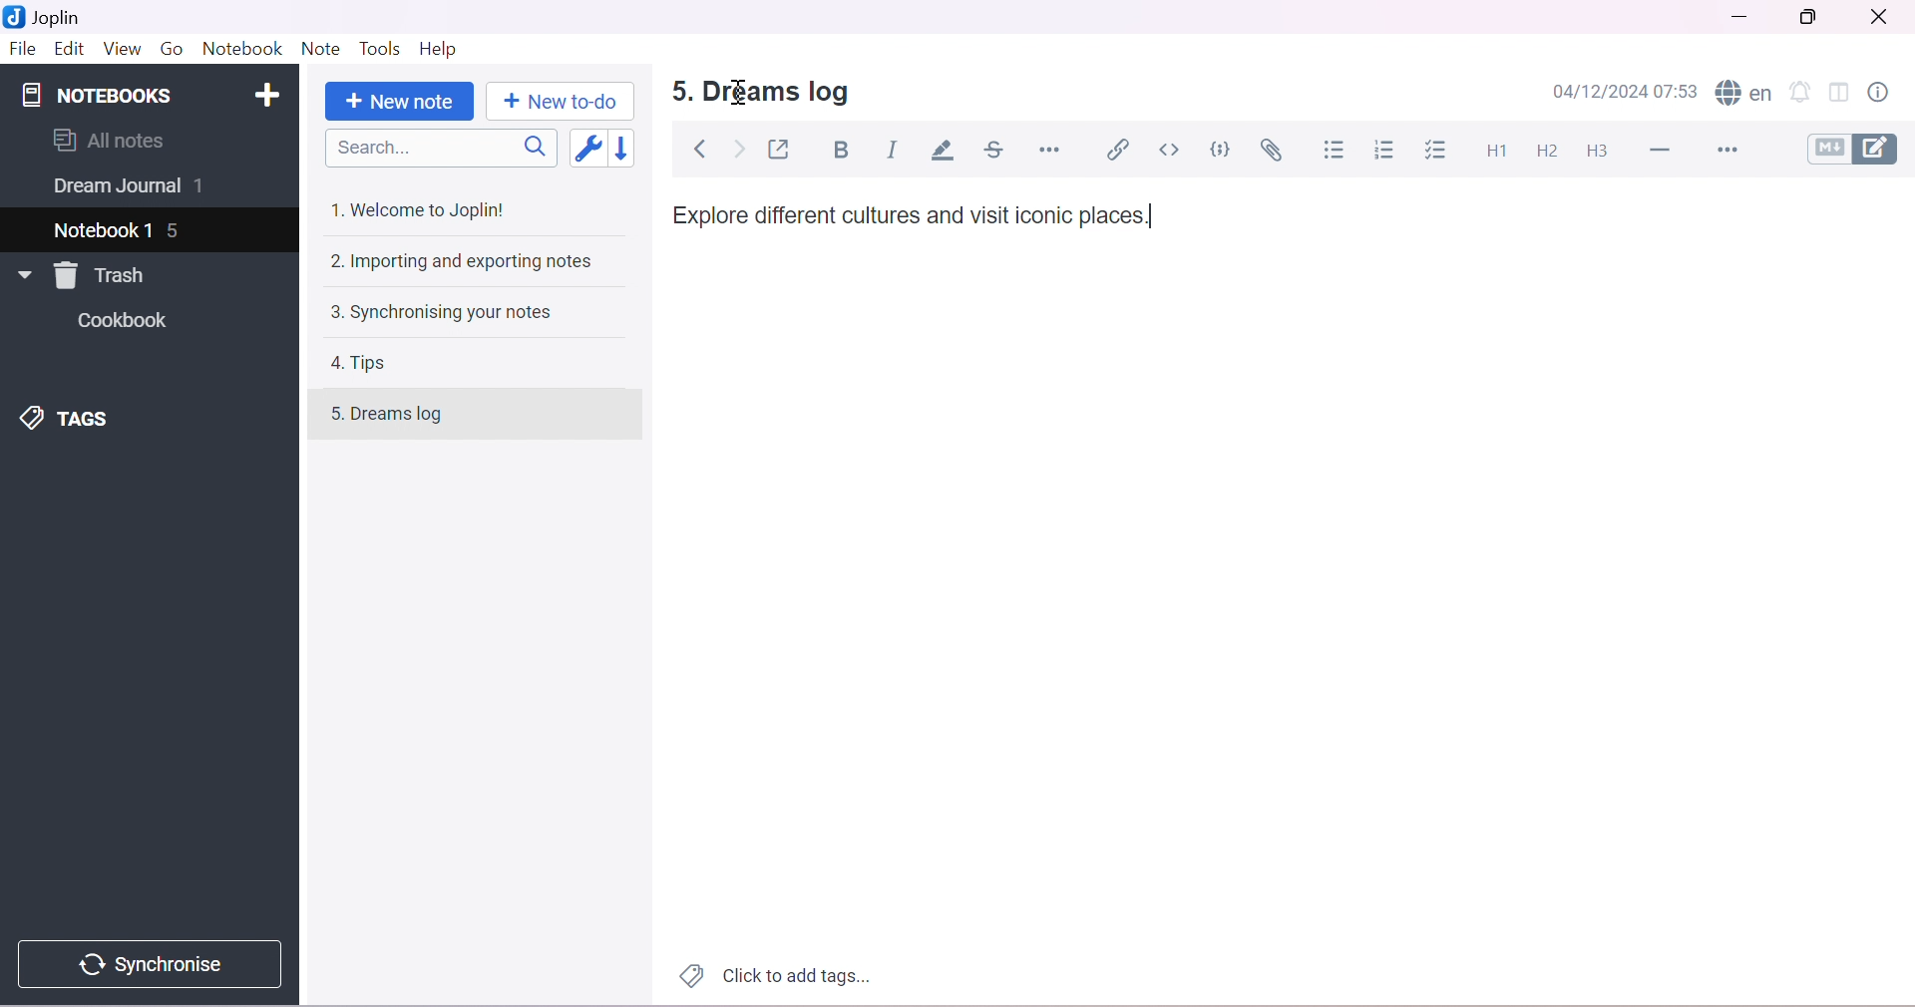  What do you see at coordinates (780, 93) in the screenshot?
I see `Dreams log` at bounding box center [780, 93].